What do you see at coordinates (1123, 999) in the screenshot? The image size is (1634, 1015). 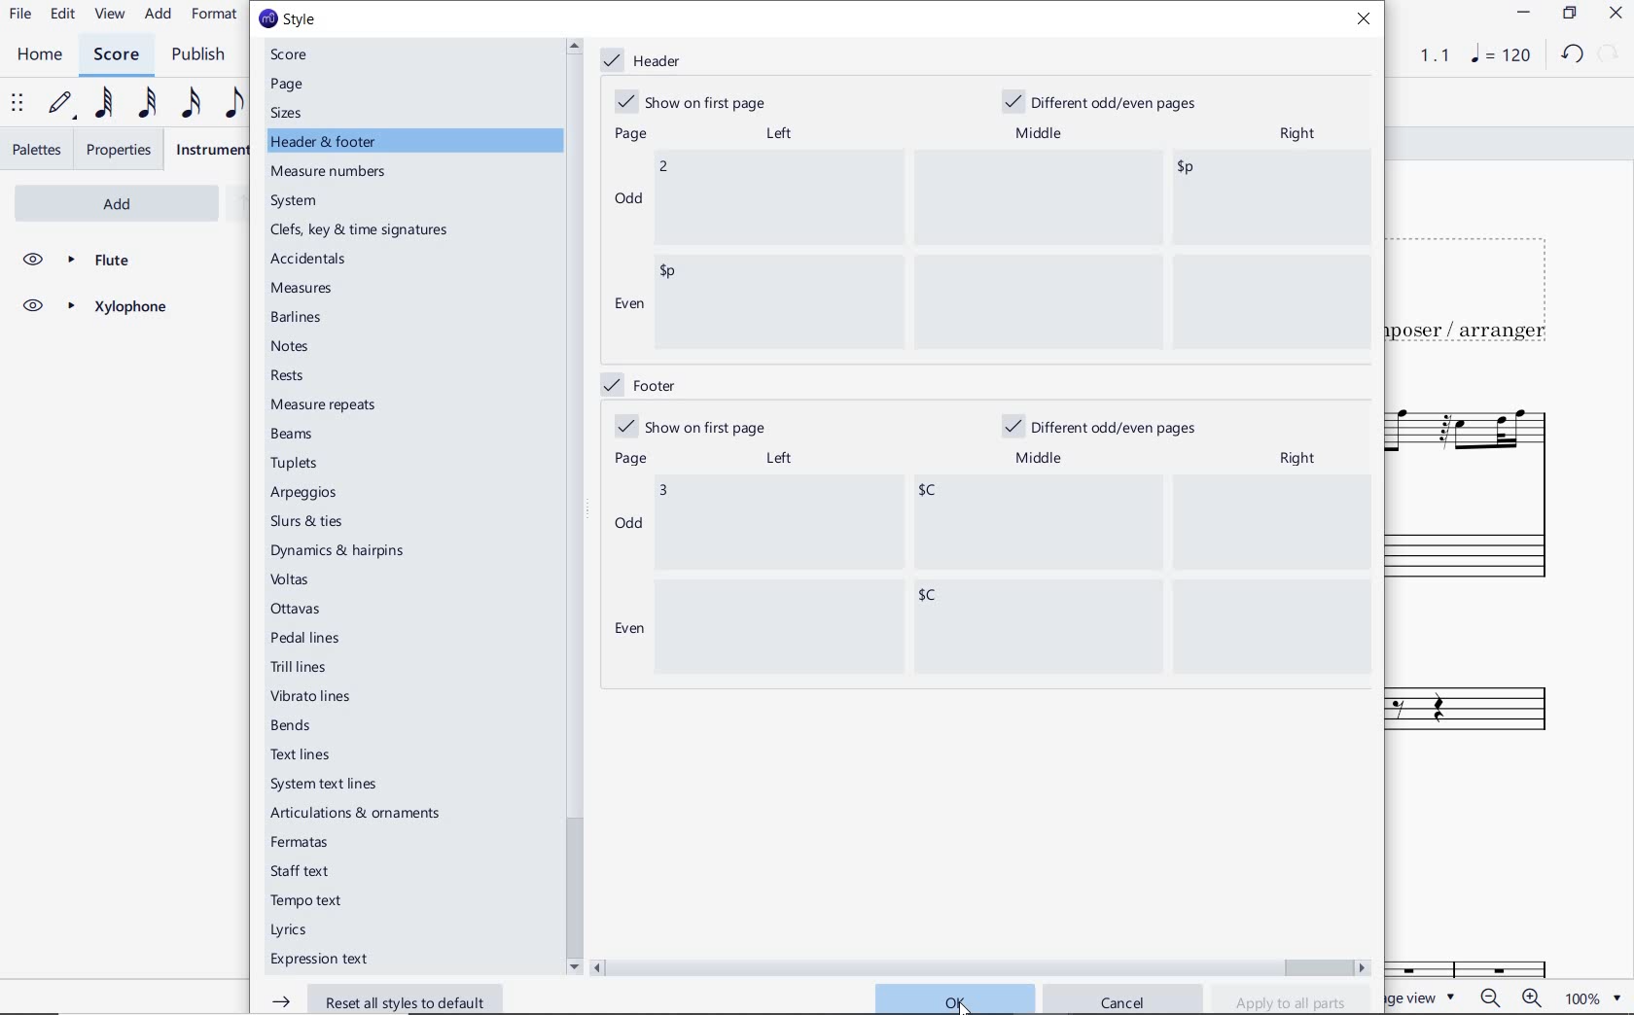 I see `cancel` at bounding box center [1123, 999].